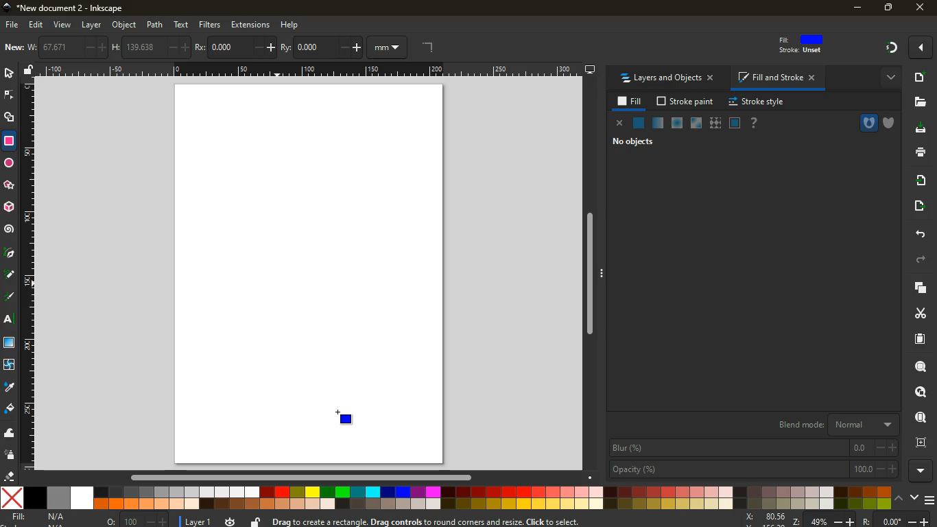  What do you see at coordinates (10, 366) in the screenshot?
I see `twist` at bounding box center [10, 366].